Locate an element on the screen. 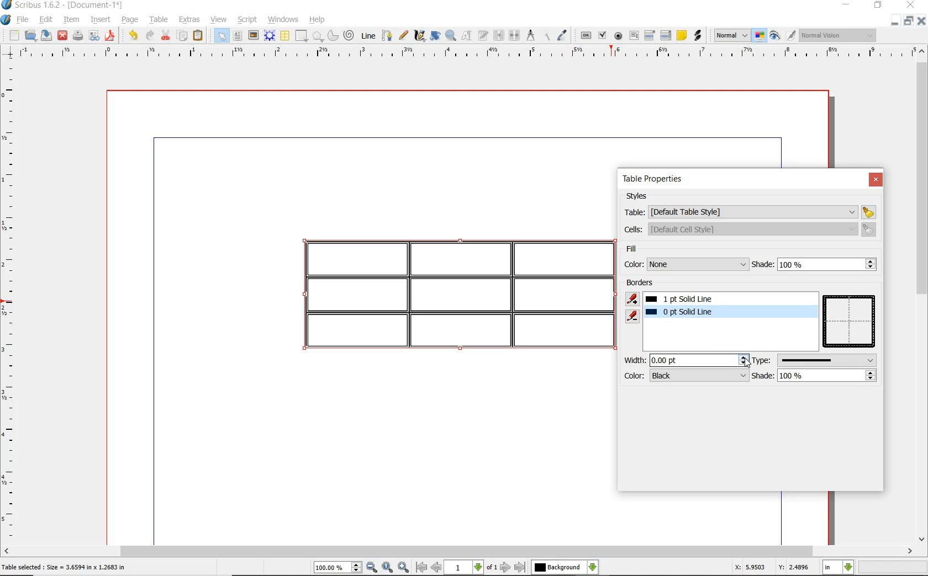 This screenshot has height=576, width=928. render frame is located at coordinates (270, 36).